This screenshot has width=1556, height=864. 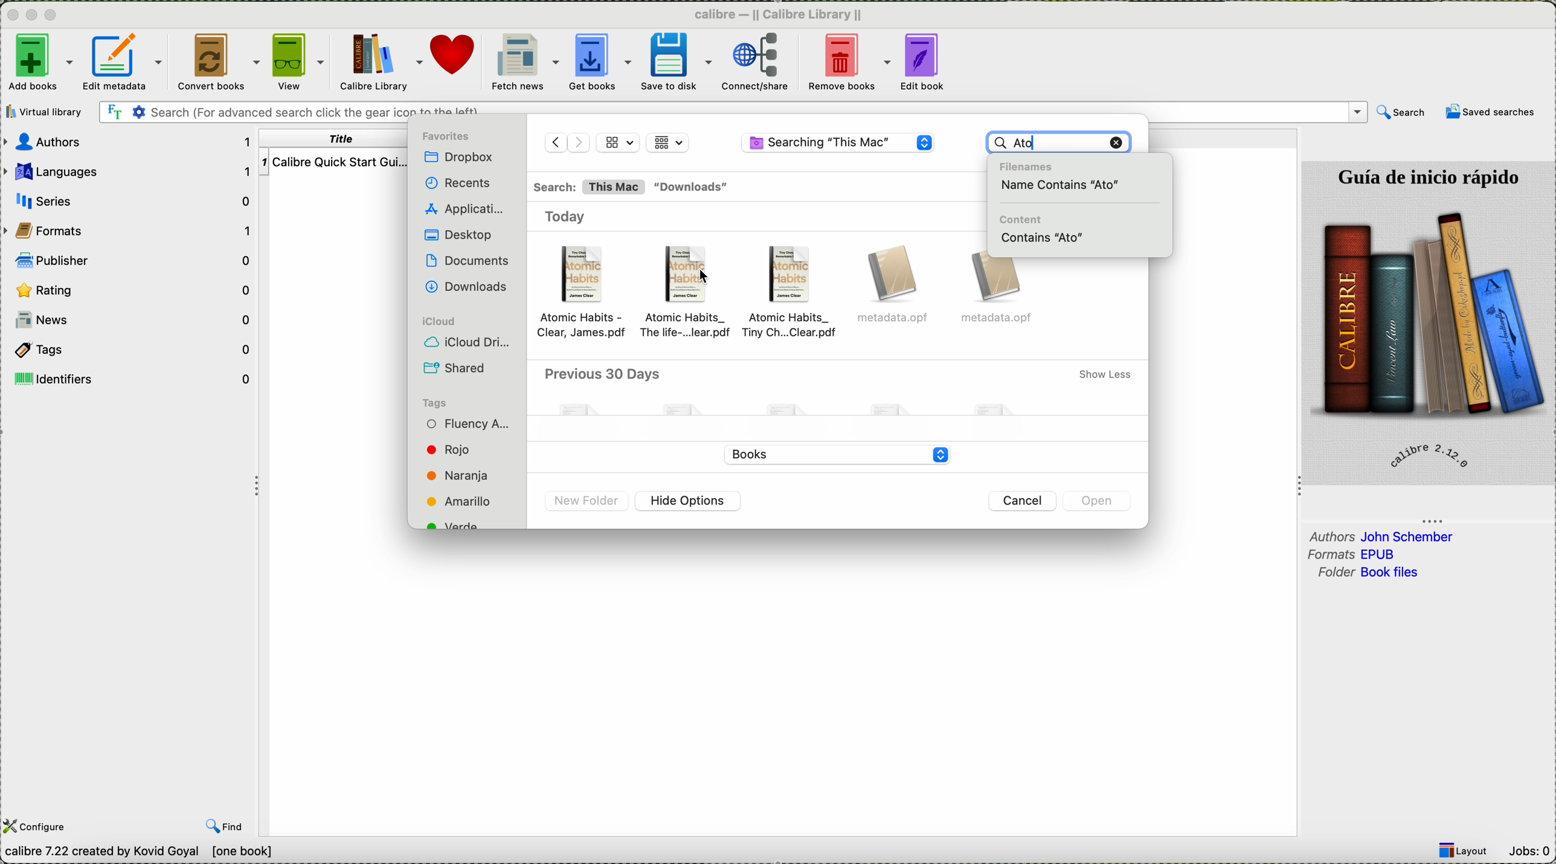 I want to click on folder, so click(x=1371, y=574).